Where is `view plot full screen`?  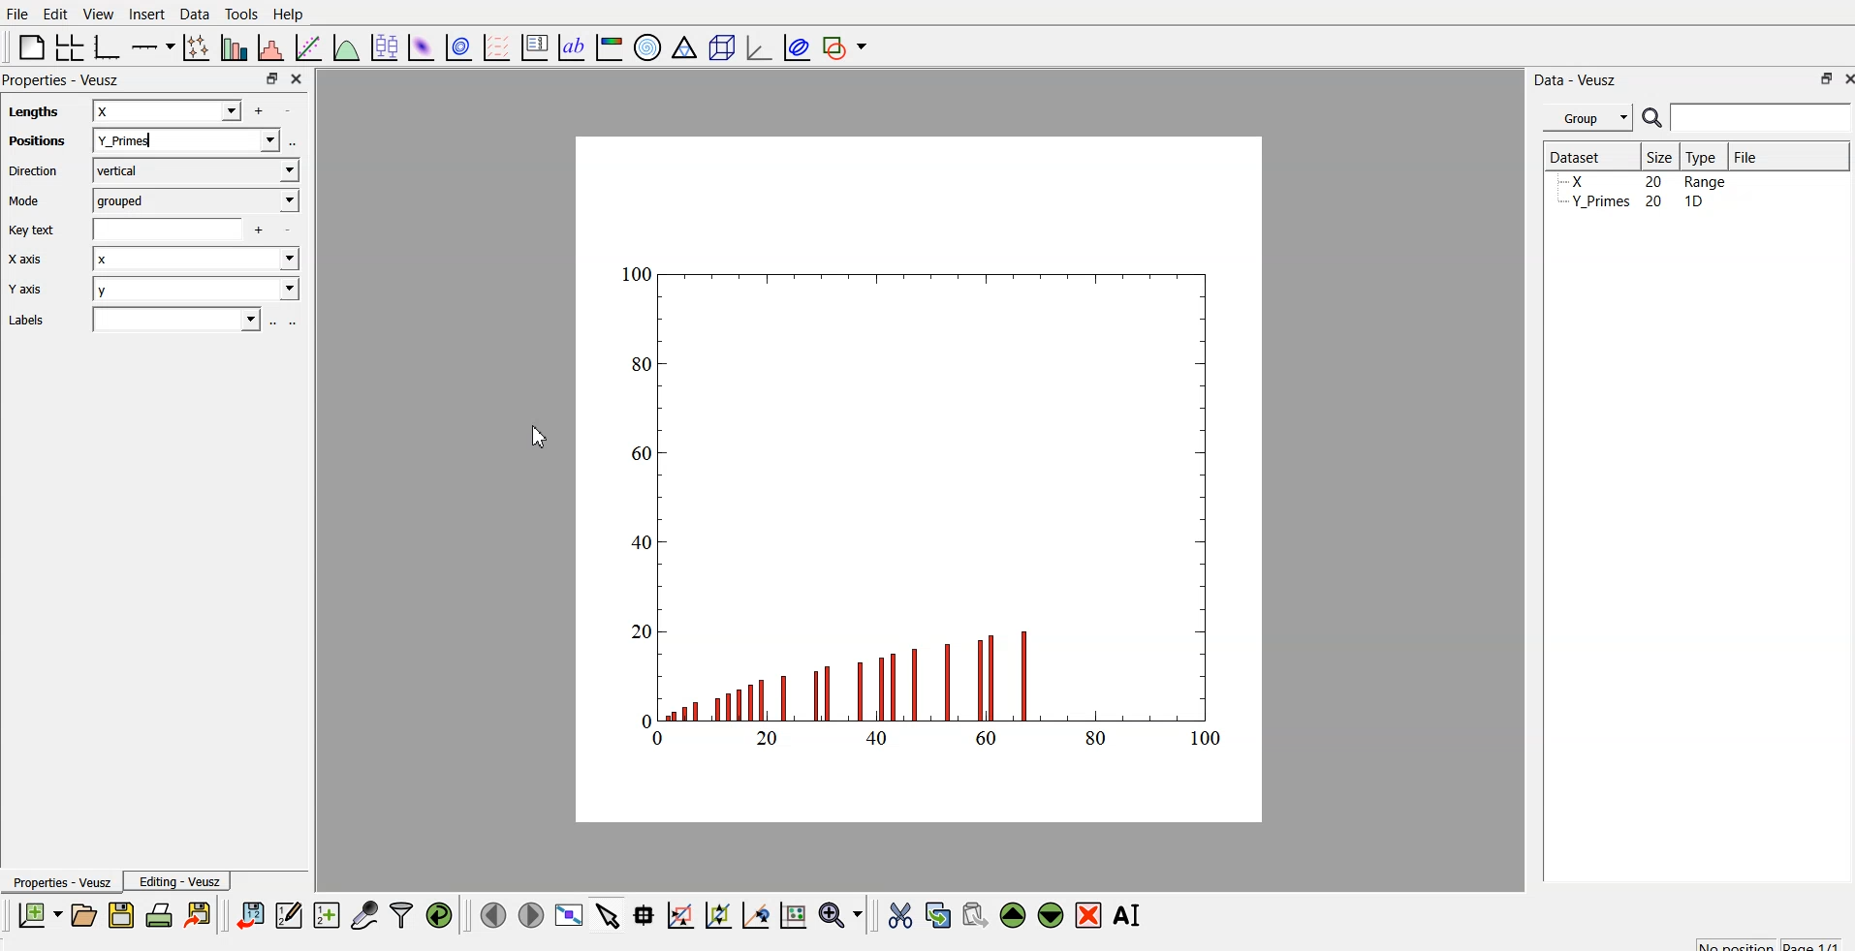
view plot full screen is located at coordinates (570, 914).